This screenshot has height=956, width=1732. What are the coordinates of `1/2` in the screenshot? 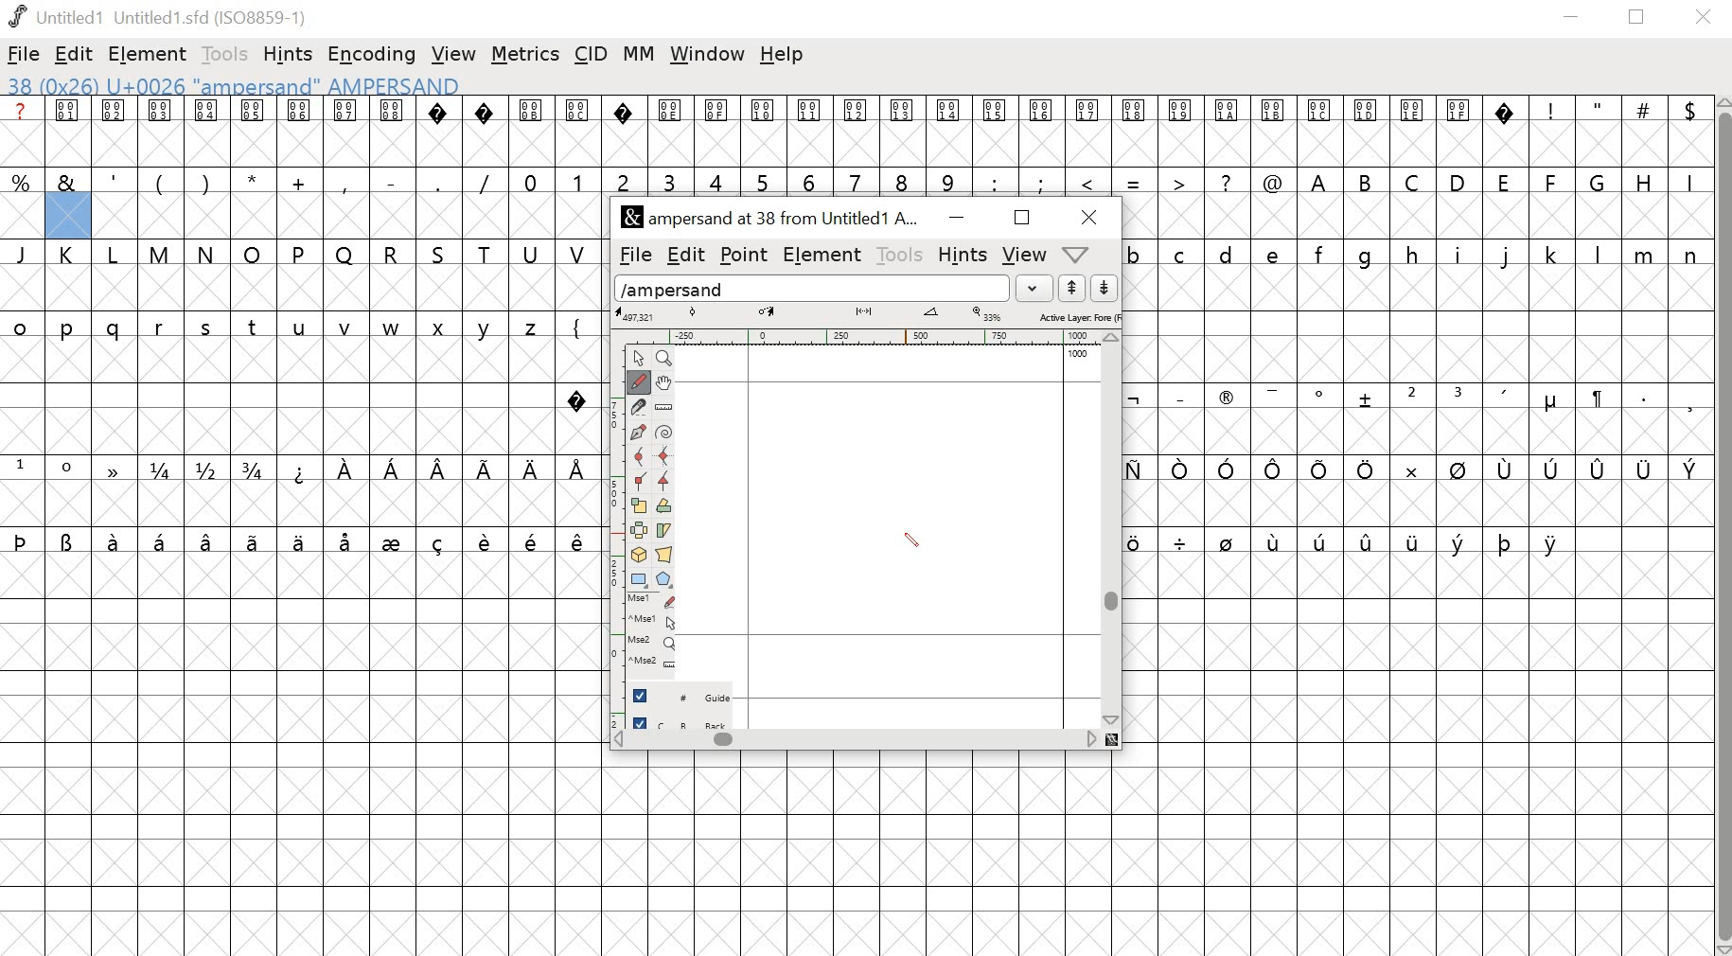 It's located at (209, 469).